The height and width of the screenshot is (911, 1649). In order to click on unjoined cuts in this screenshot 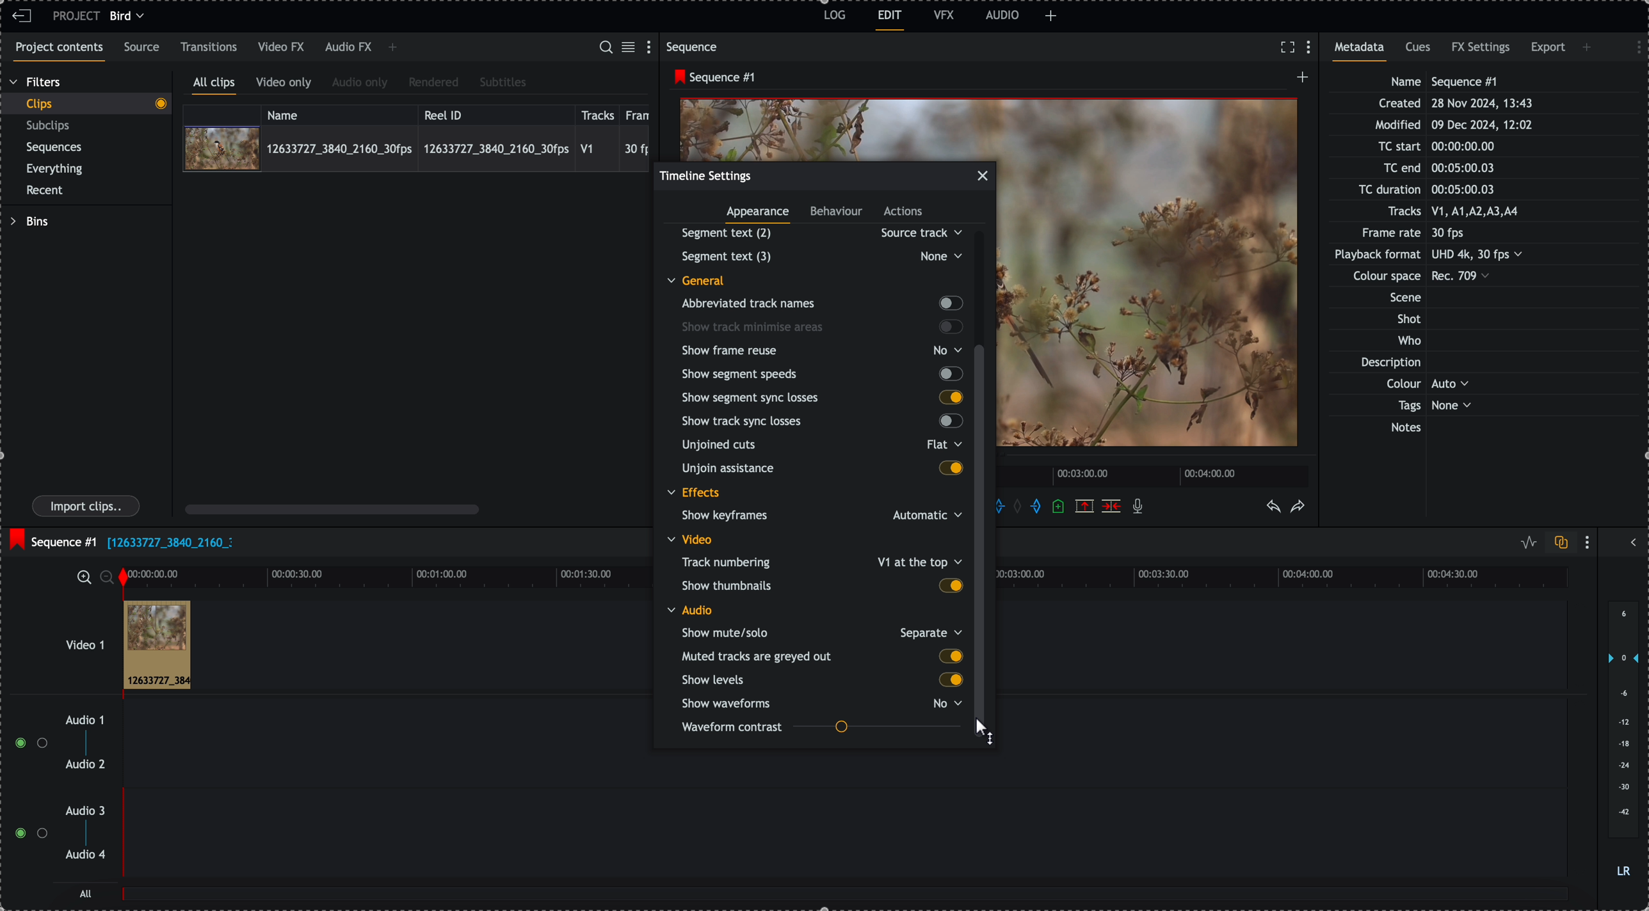, I will do `click(818, 447)`.